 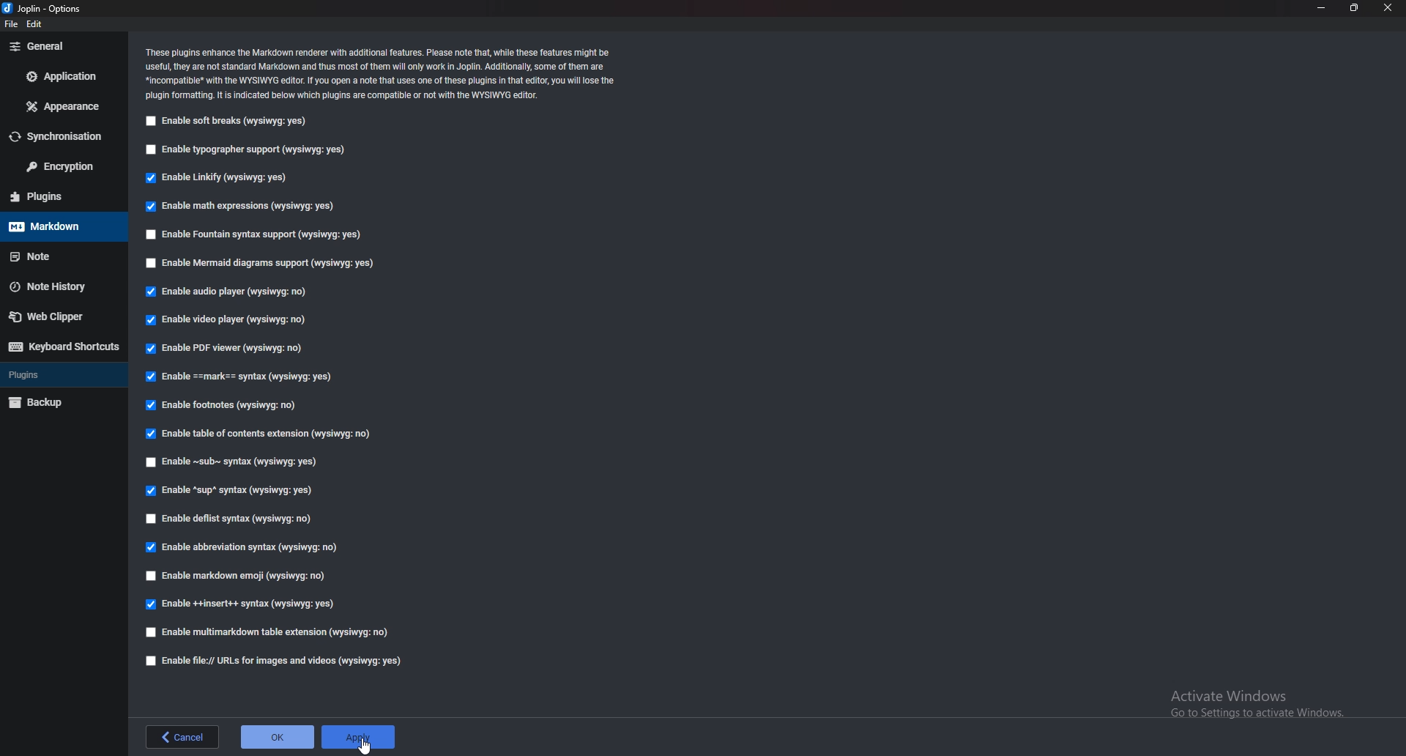 I want to click on Enable table of contents extension, so click(x=263, y=433).